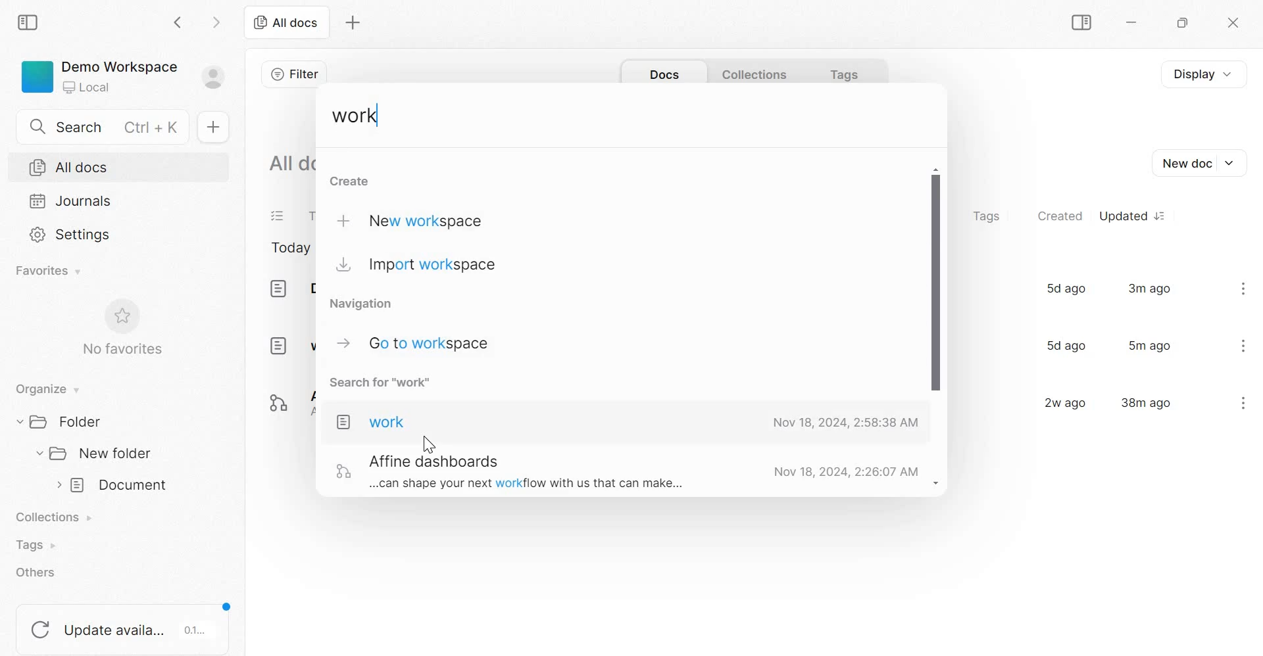  I want to click on go back, so click(179, 21).